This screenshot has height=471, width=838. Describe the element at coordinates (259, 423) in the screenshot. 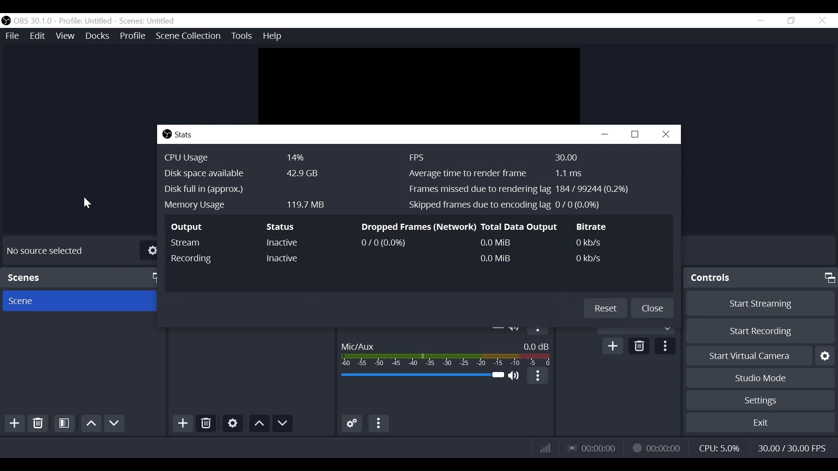

I see `move up` at that location.